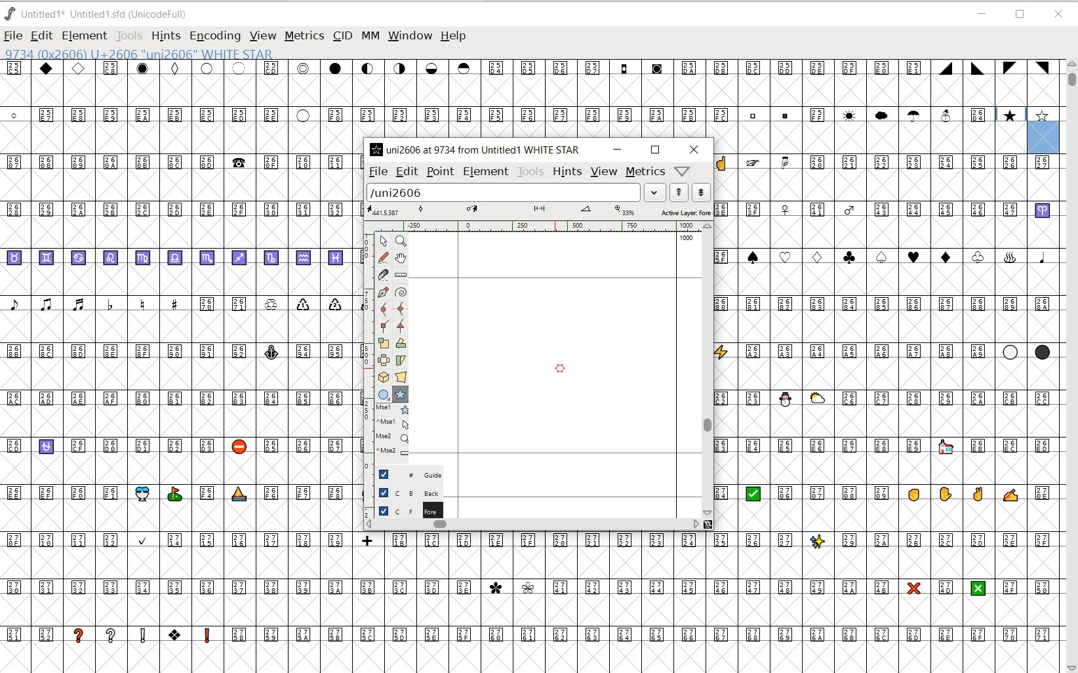 This screenshot has height=673, width=1078. What do you see at coordinates (382, 241) in the screenshot?
I see `POINTER` at bounding box center [382, 241].